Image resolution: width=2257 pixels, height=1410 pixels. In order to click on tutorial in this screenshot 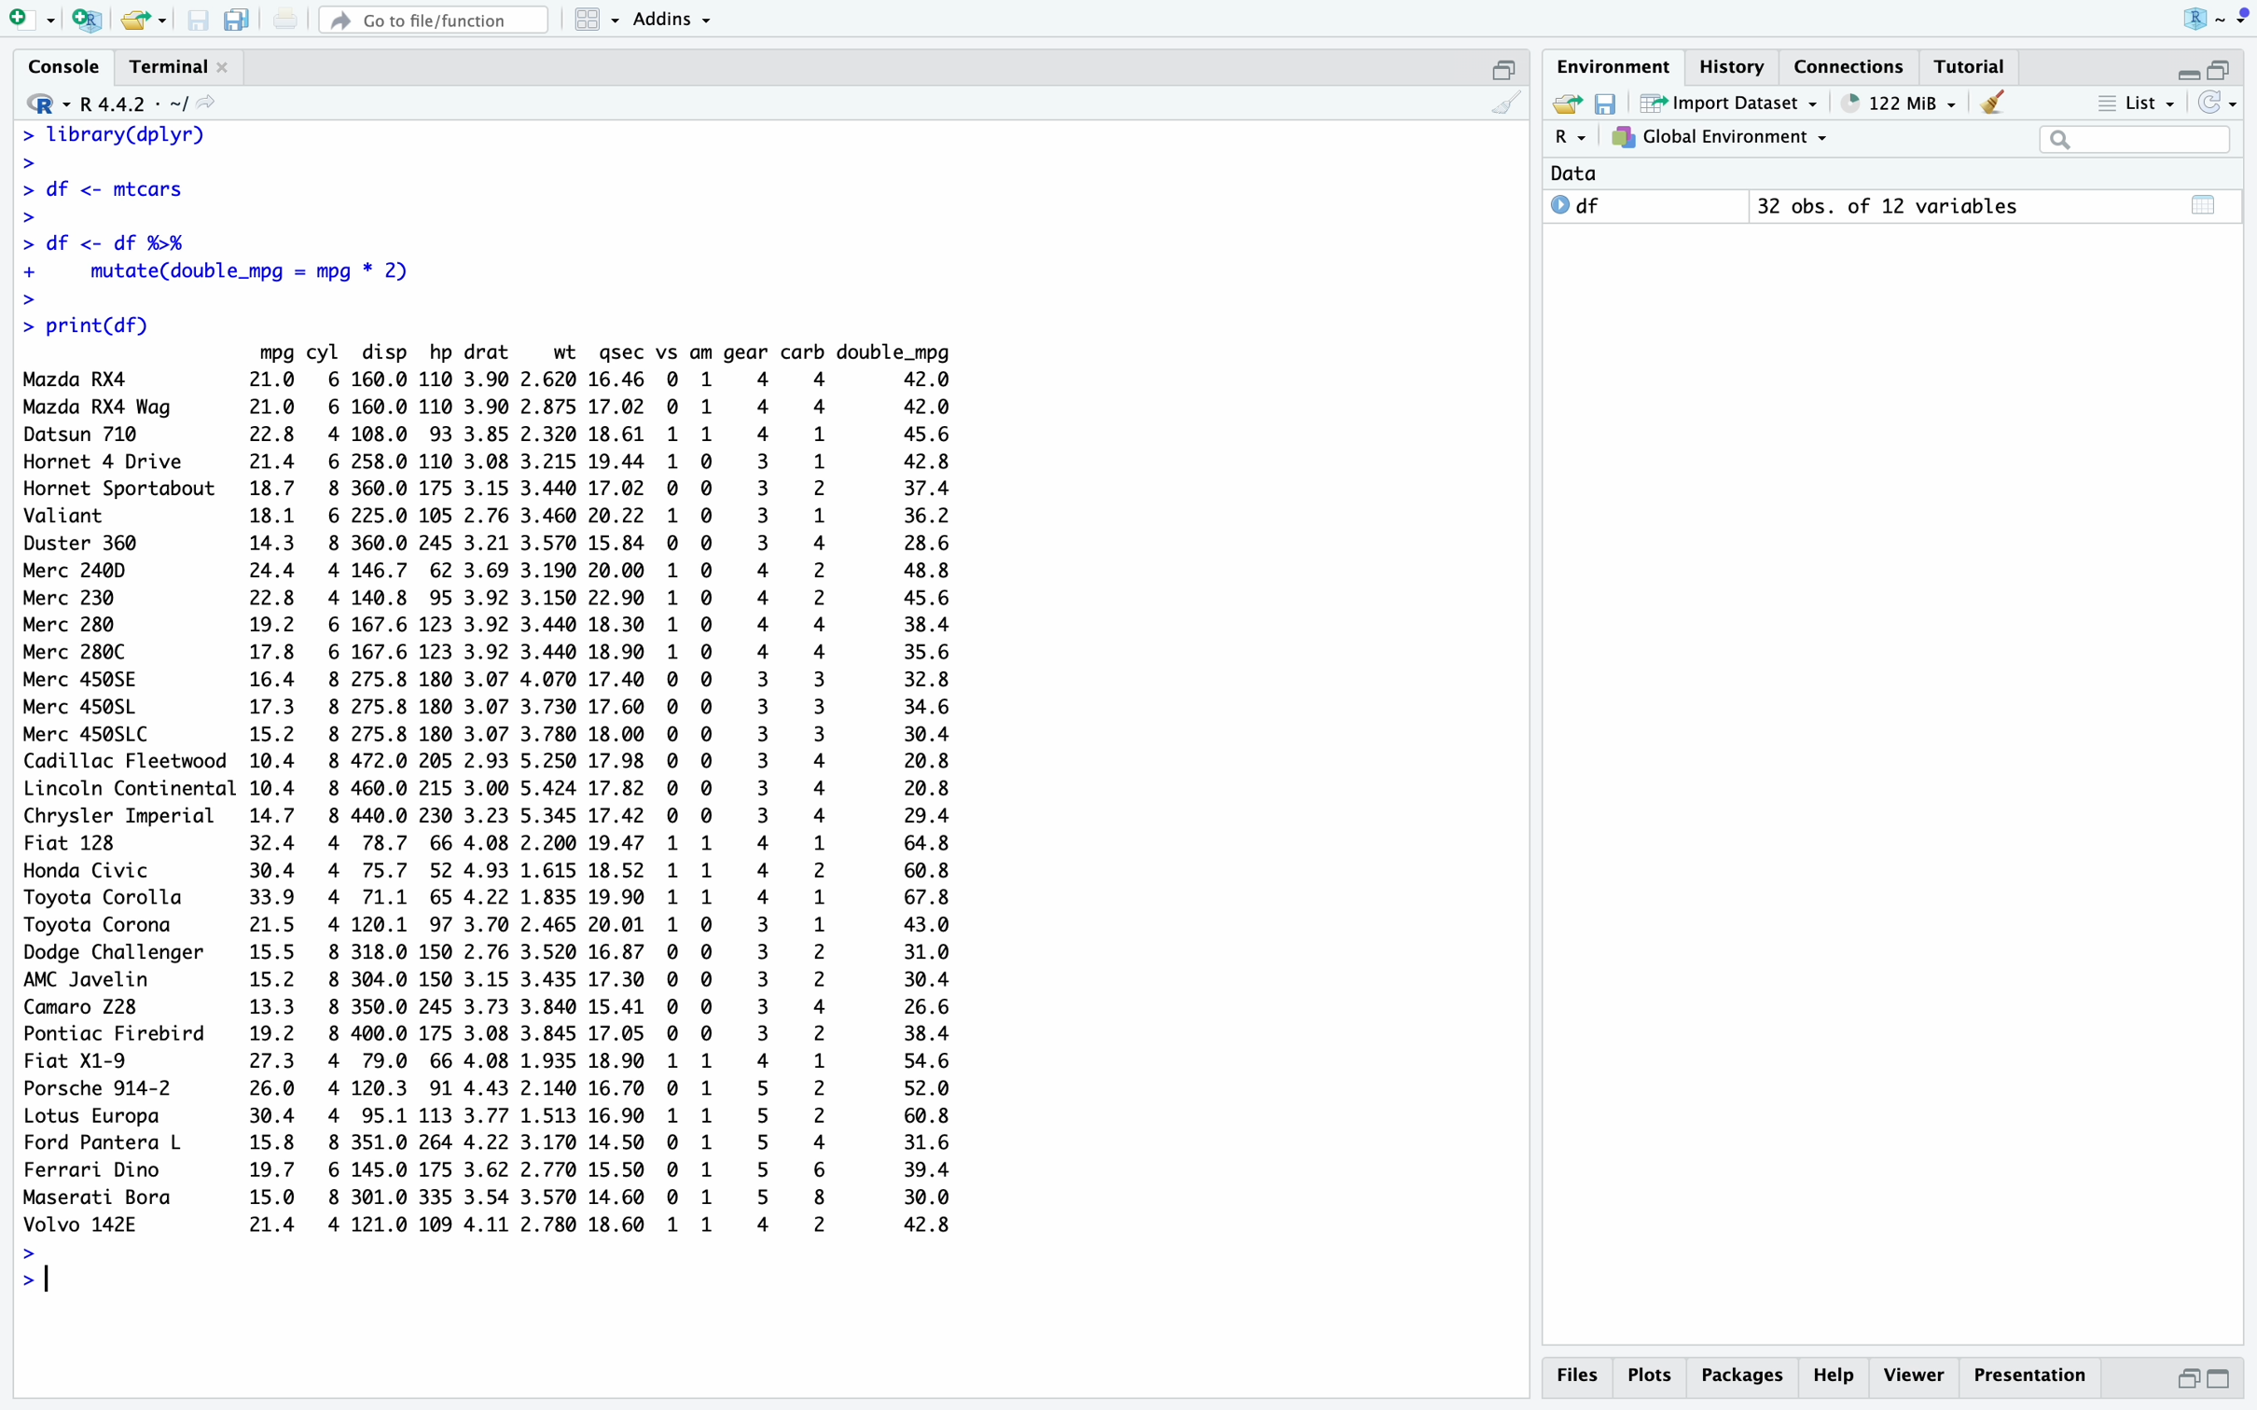, I will do `click(1970, 67)`.